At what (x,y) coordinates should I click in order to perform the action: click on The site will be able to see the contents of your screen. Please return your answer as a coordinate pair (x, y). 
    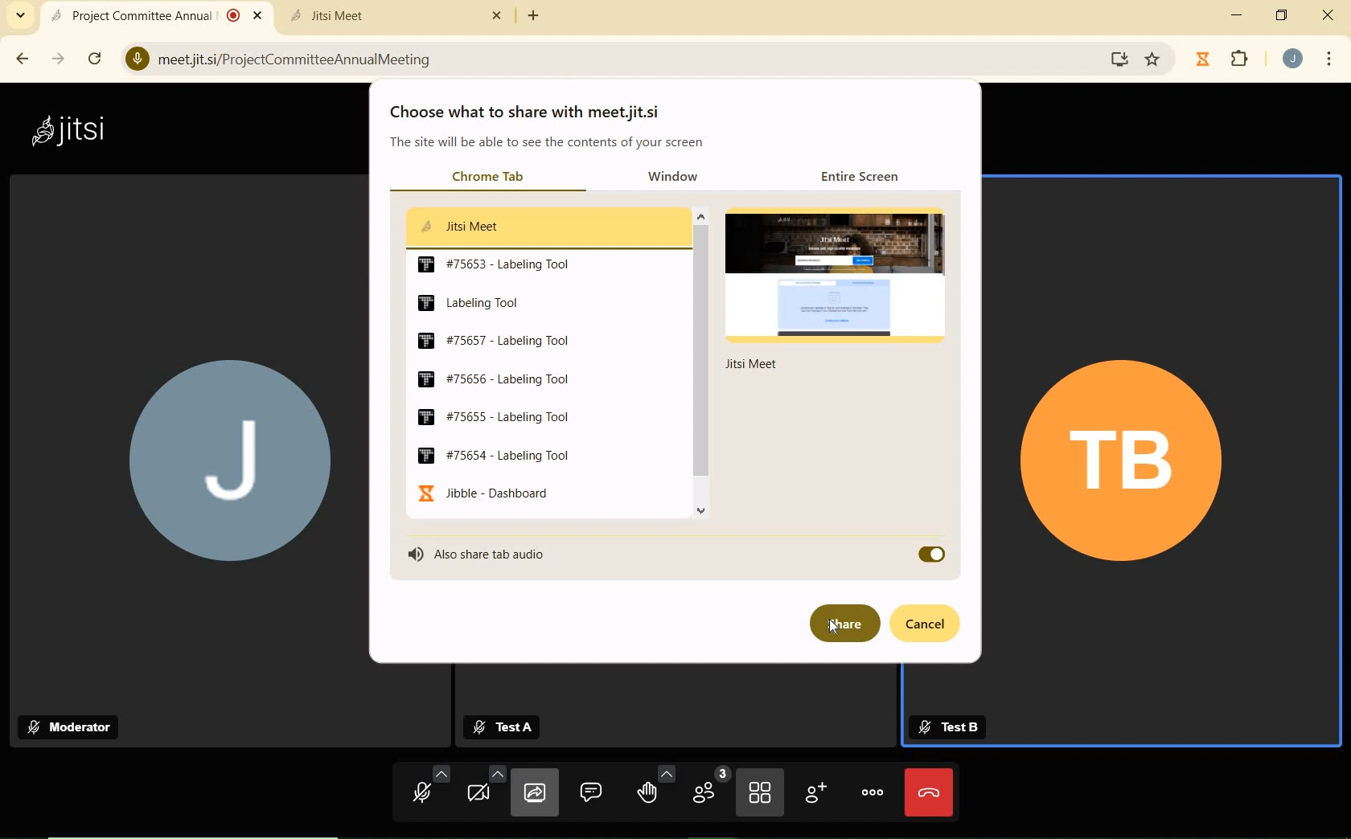
    Looking at the image, I should click on (547, 143).